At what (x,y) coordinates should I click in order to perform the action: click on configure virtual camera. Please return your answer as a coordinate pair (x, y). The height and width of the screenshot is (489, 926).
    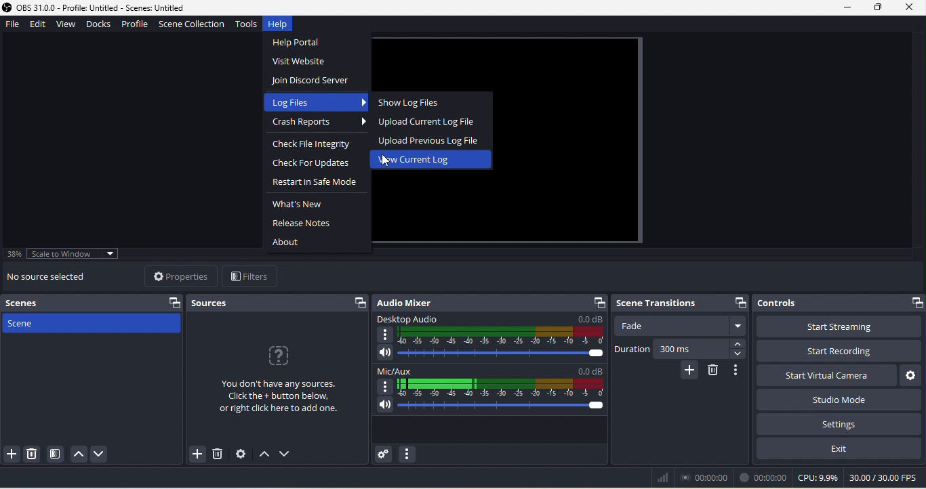
    Looking at the image, I should click on (912, 375).